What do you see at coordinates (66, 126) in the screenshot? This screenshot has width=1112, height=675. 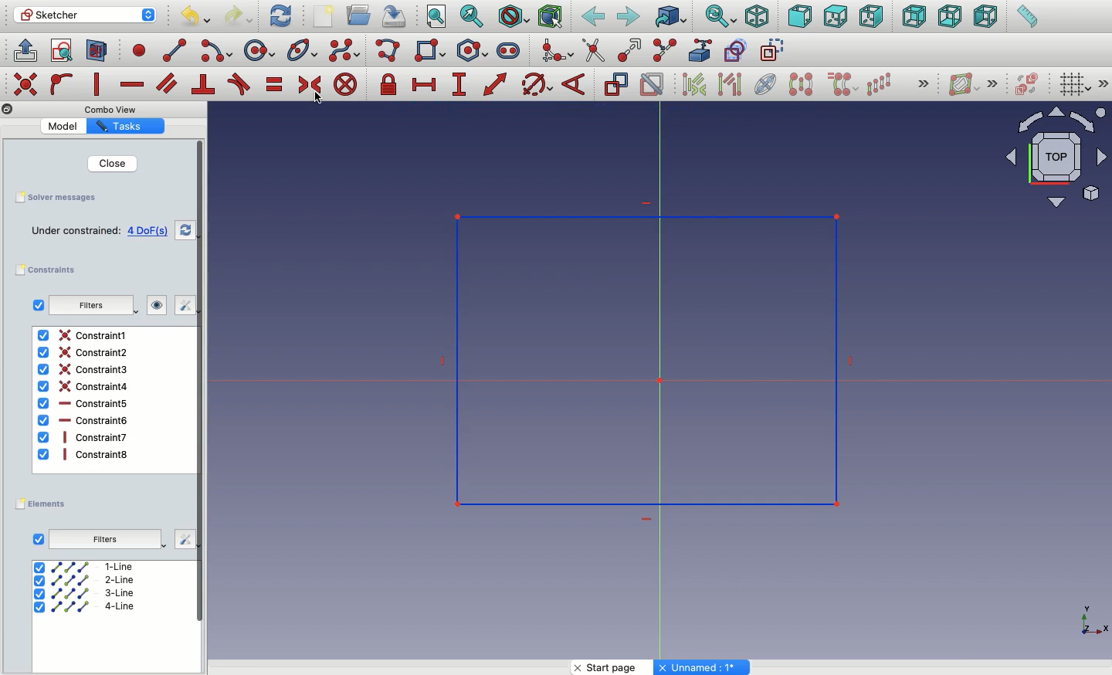 I see `Model` at bounding box center [66, 126].